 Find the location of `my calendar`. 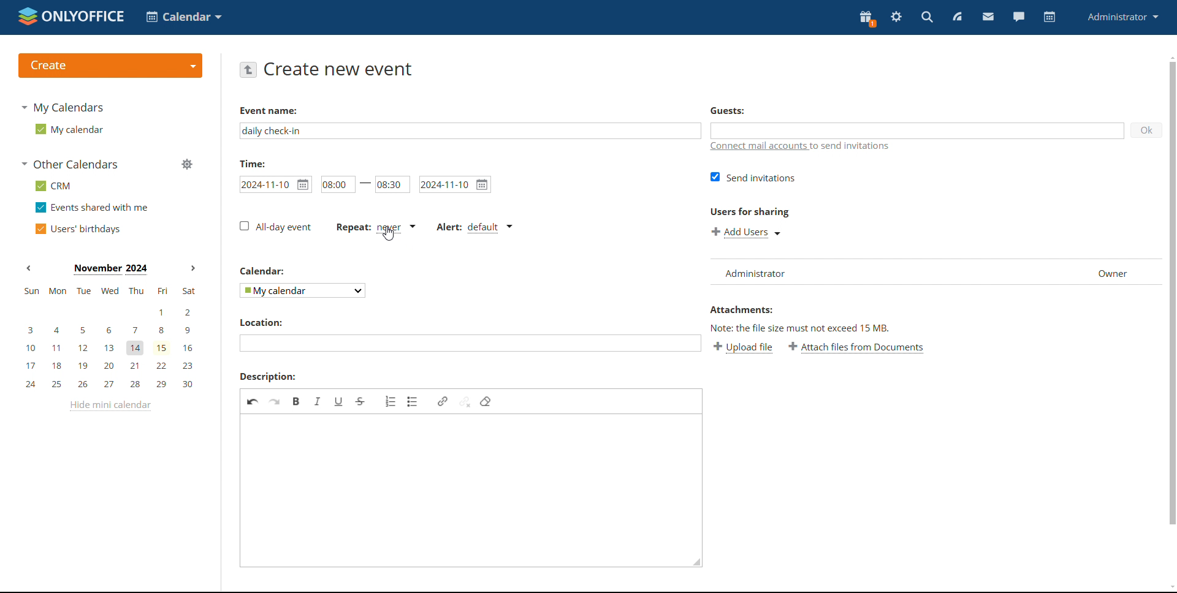

my calendar is located at coordinates (67, 129).